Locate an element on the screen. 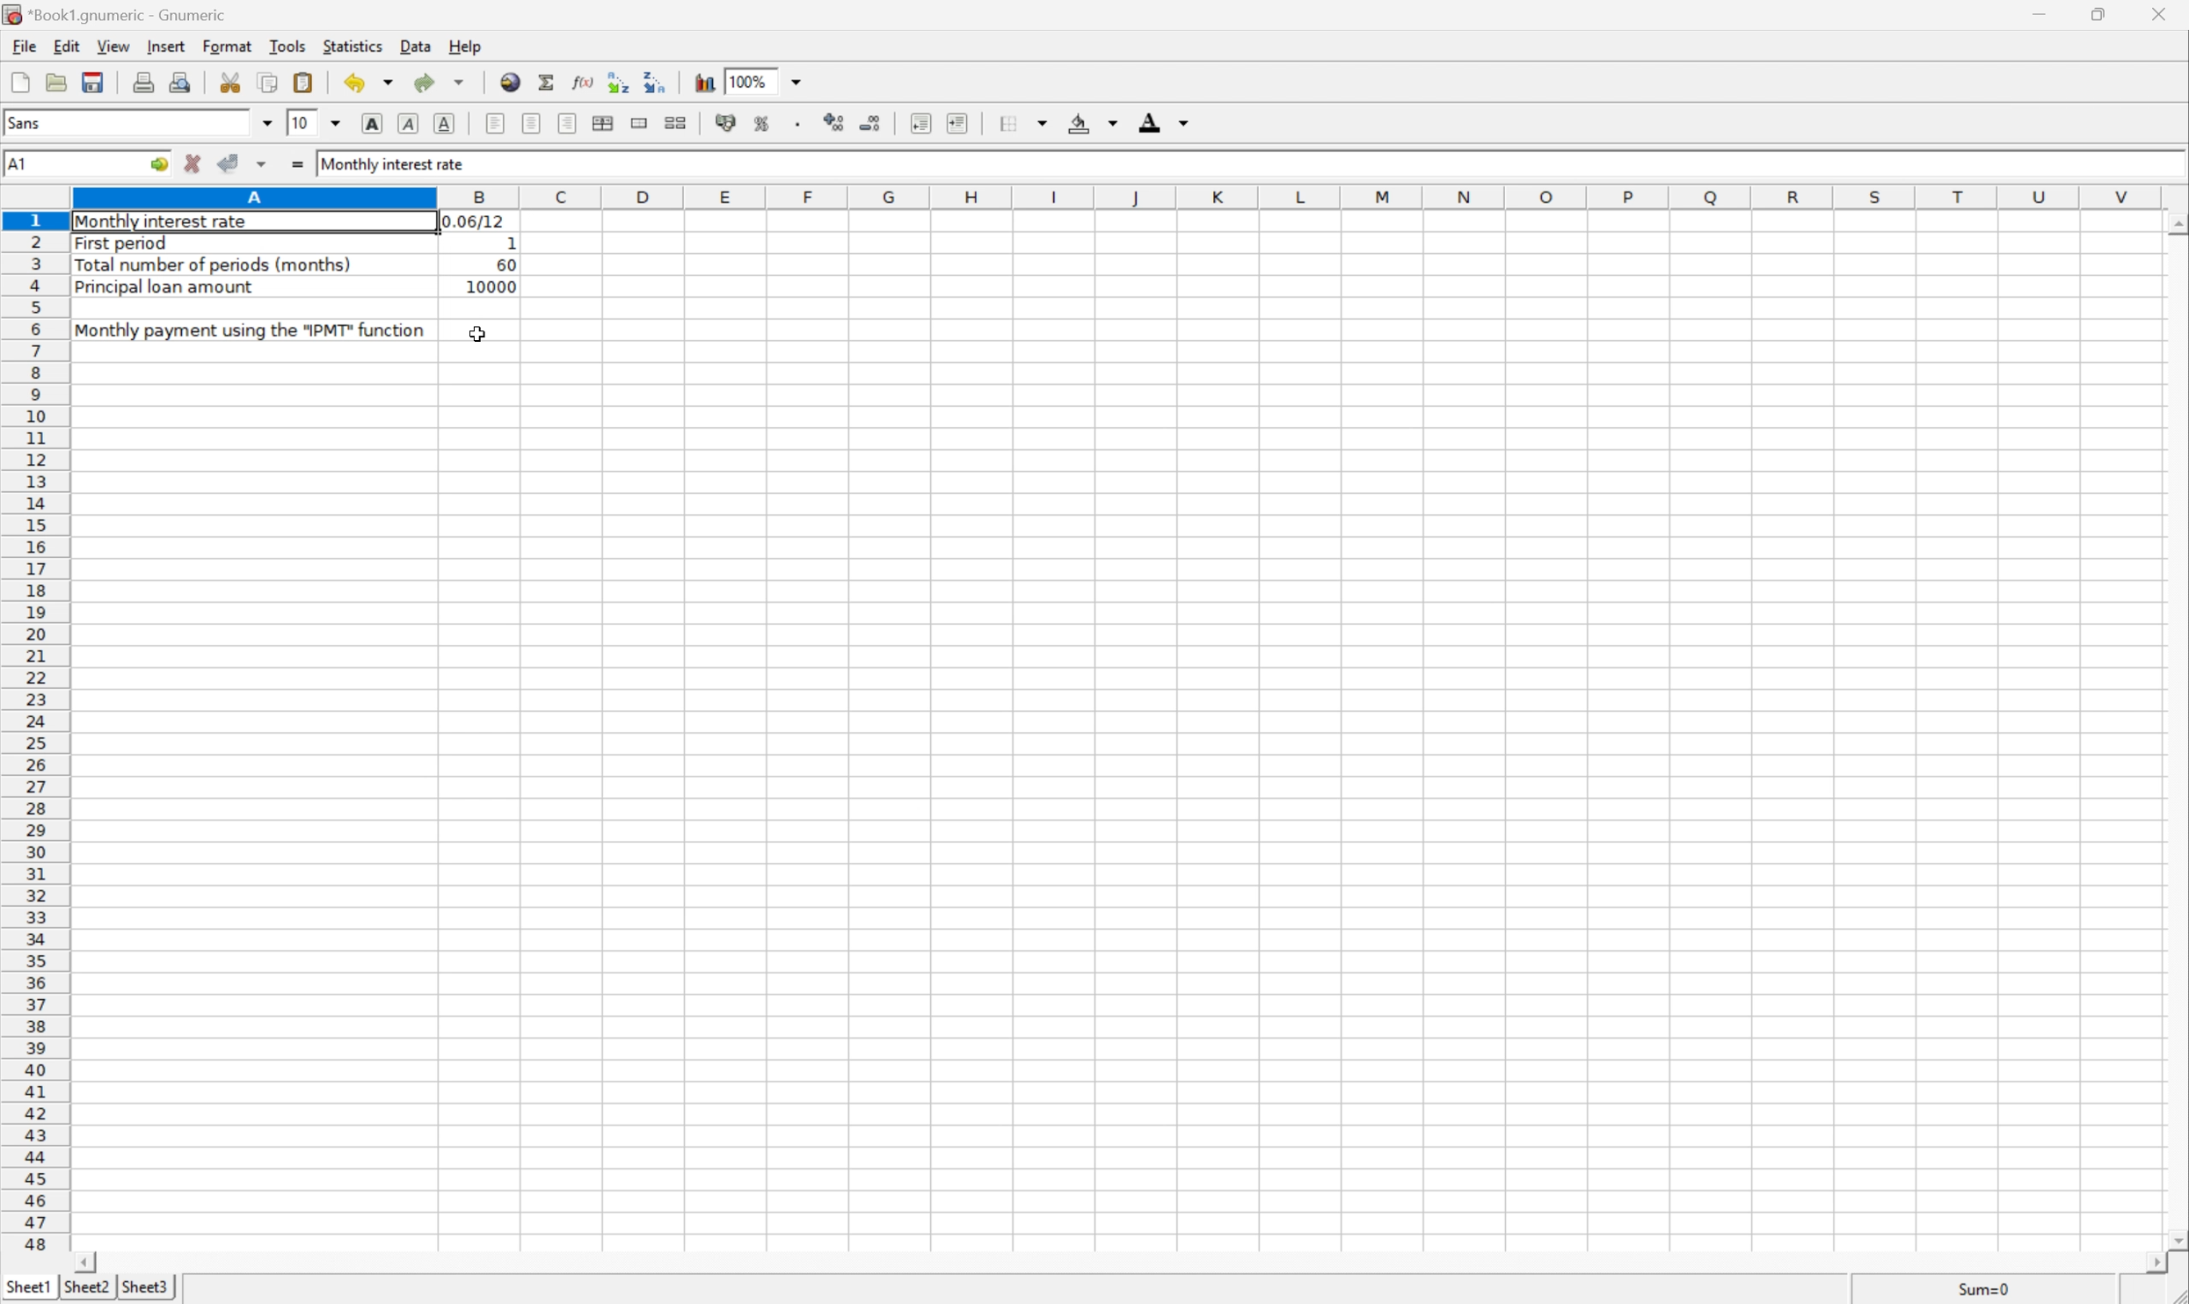 The height and width of the screenshot is (1304, 2189). Center horizontally is located at coordinates (533, 122).